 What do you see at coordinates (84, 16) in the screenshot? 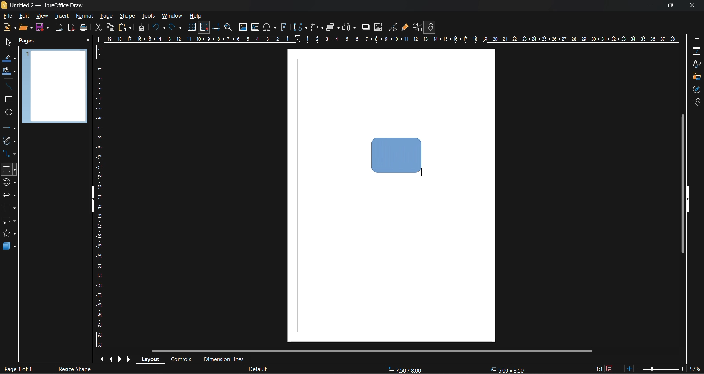
I see `format` at bounding box center [84, 16].